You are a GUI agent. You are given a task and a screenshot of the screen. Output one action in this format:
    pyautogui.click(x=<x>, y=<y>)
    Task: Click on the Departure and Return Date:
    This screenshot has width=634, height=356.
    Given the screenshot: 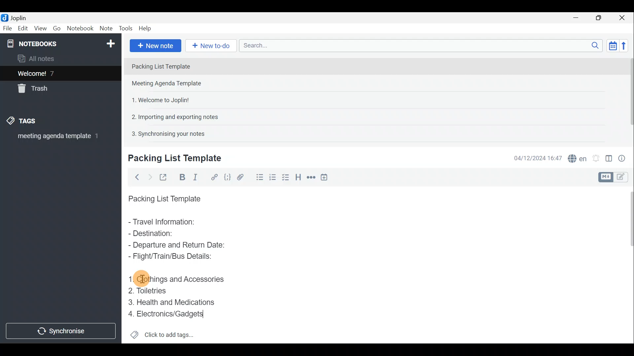 What is the action you would take?
    pyautogui.click(x=177, y=245)
    